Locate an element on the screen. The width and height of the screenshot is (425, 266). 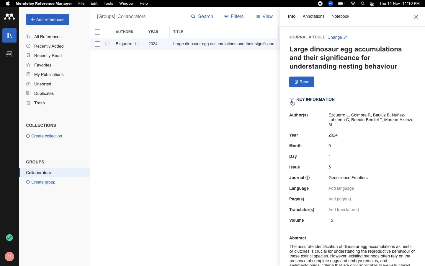
File is located at coordinates (81, 3).